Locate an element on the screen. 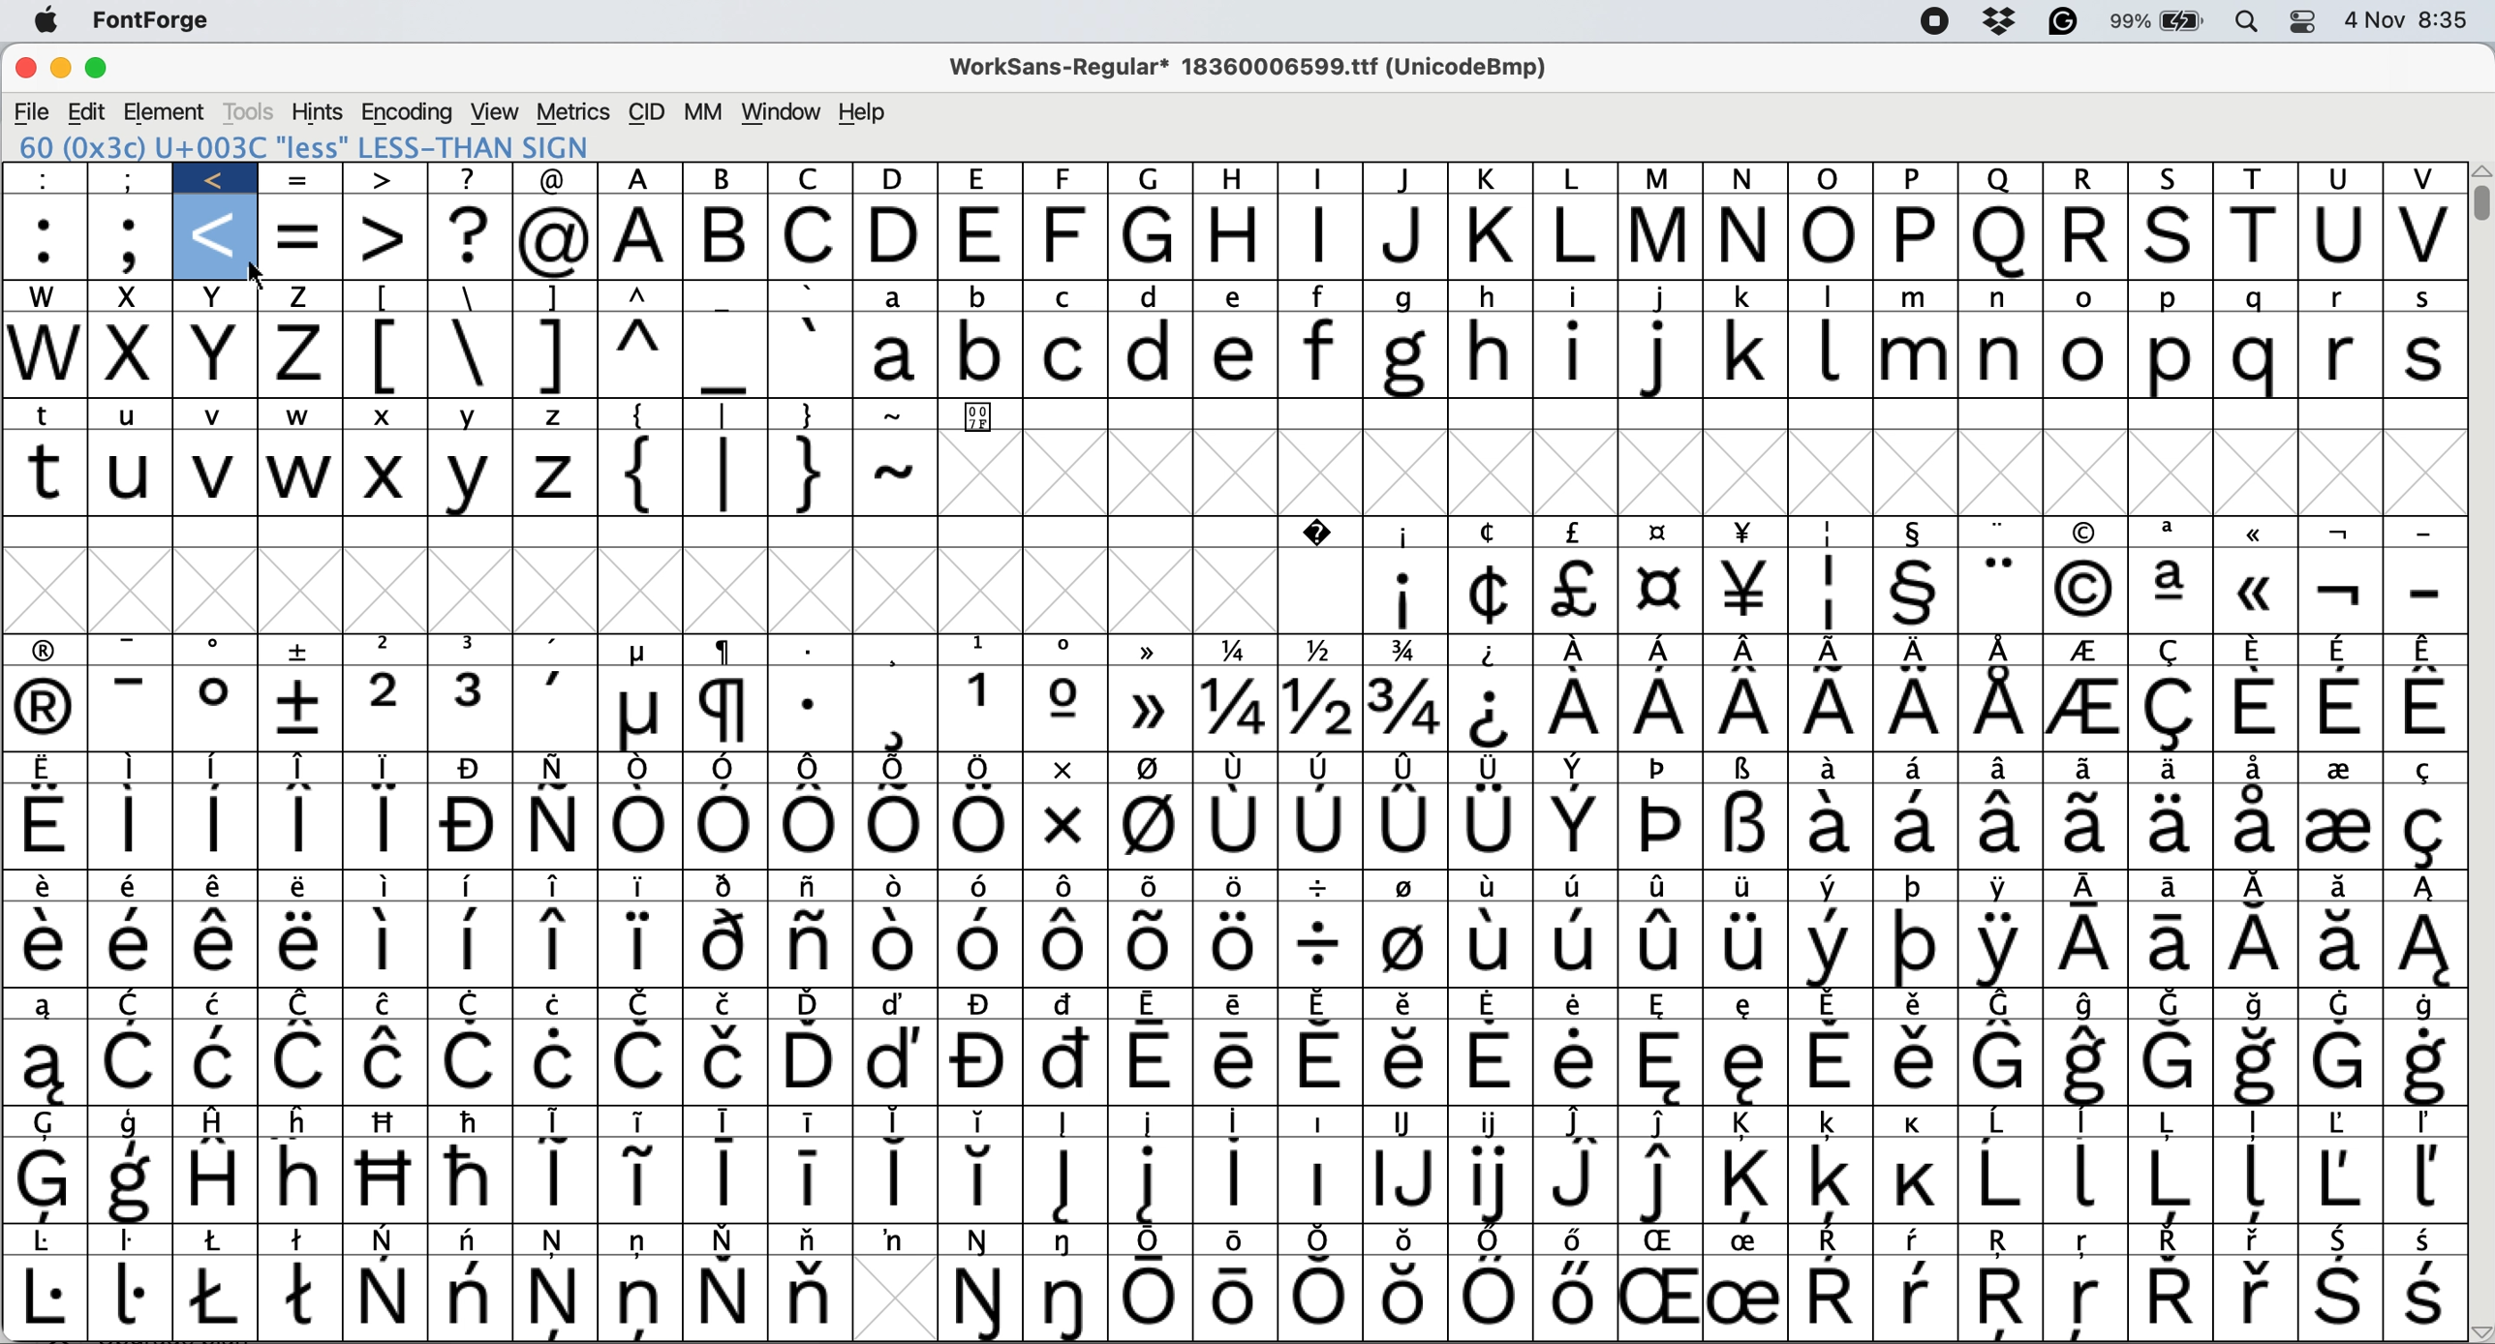 Image resolution: width=2495 pixels, height=1344 pixels. Symbol is located at coordinates (641, 1303).